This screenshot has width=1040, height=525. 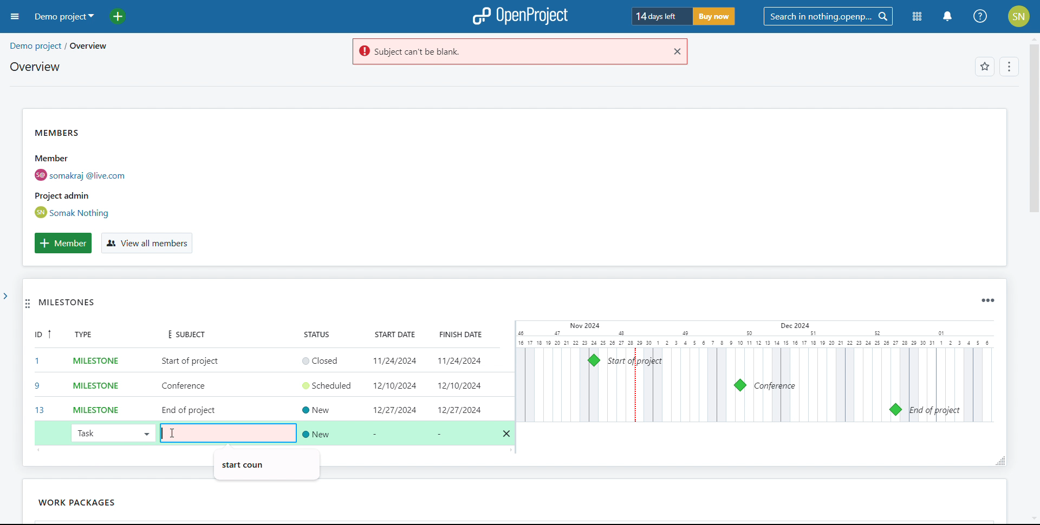 I want to click on close warning, so click(x=676, y=51).